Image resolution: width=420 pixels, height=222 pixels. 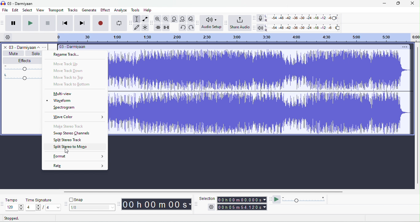 What do you see at coordinates (64, 94) in the screenshot?
I see `multiview` at bounding box center [64, 94].